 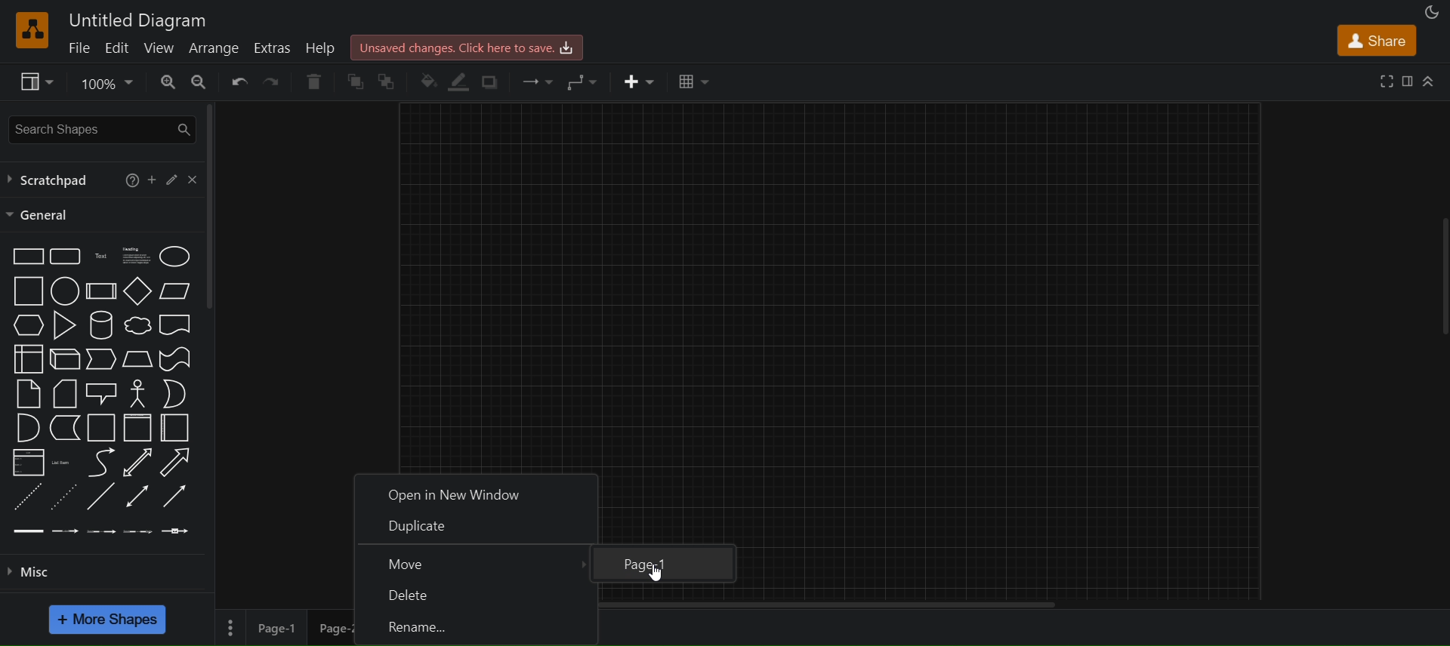 What do you see at coordinates (1411, 78) in the screenshot?
I see `format` at bounding box center [1411, 78].